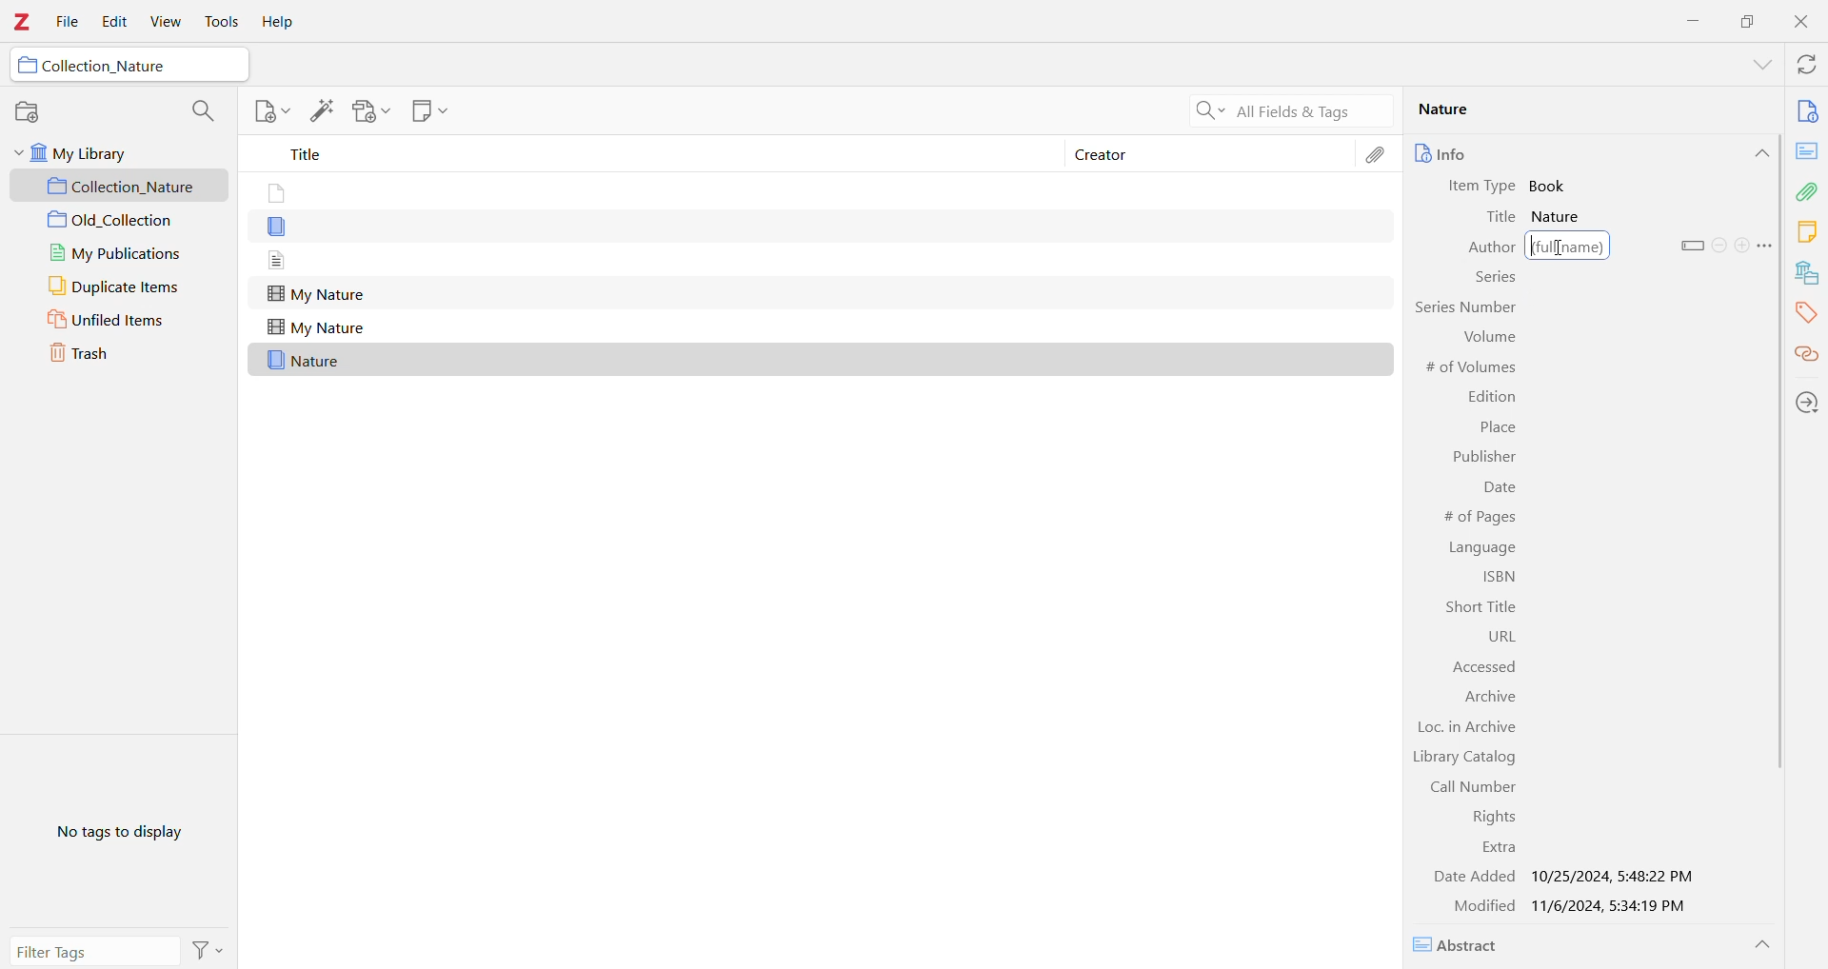  What do you see at coordinates (163, 22) in the screenshot?
I see `View` at bounding box center [163, 22].